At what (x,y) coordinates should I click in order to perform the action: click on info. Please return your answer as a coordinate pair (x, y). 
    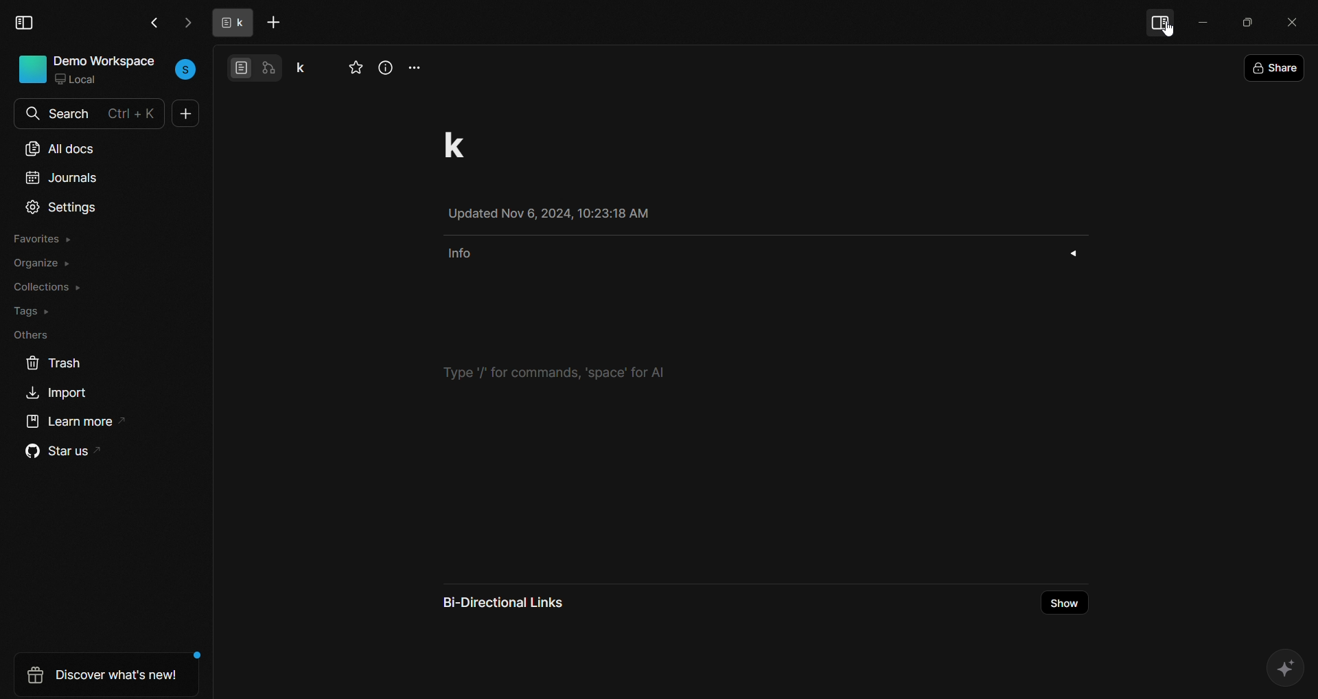
    Looking at the image, I should click on (761, 255).